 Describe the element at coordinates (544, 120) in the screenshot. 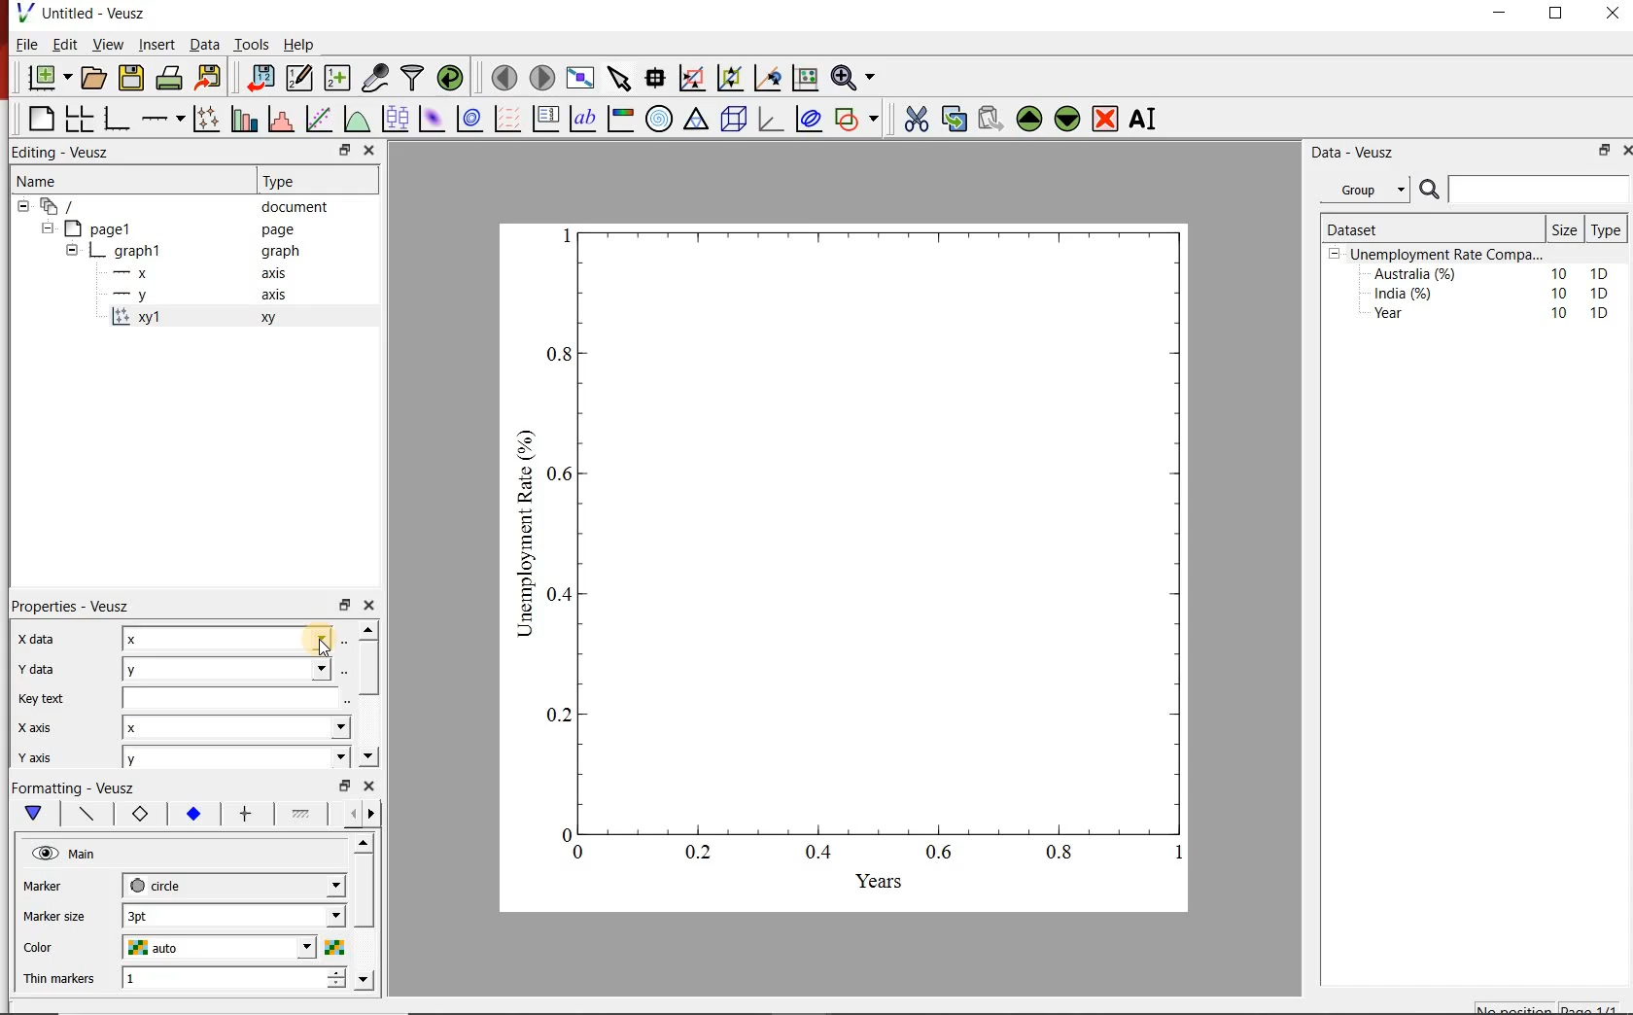

I see `plot key` at that location.